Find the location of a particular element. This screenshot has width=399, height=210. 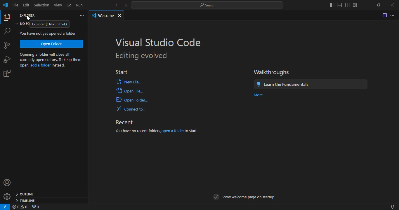

visual studio code is located at coordinates (159, 42).